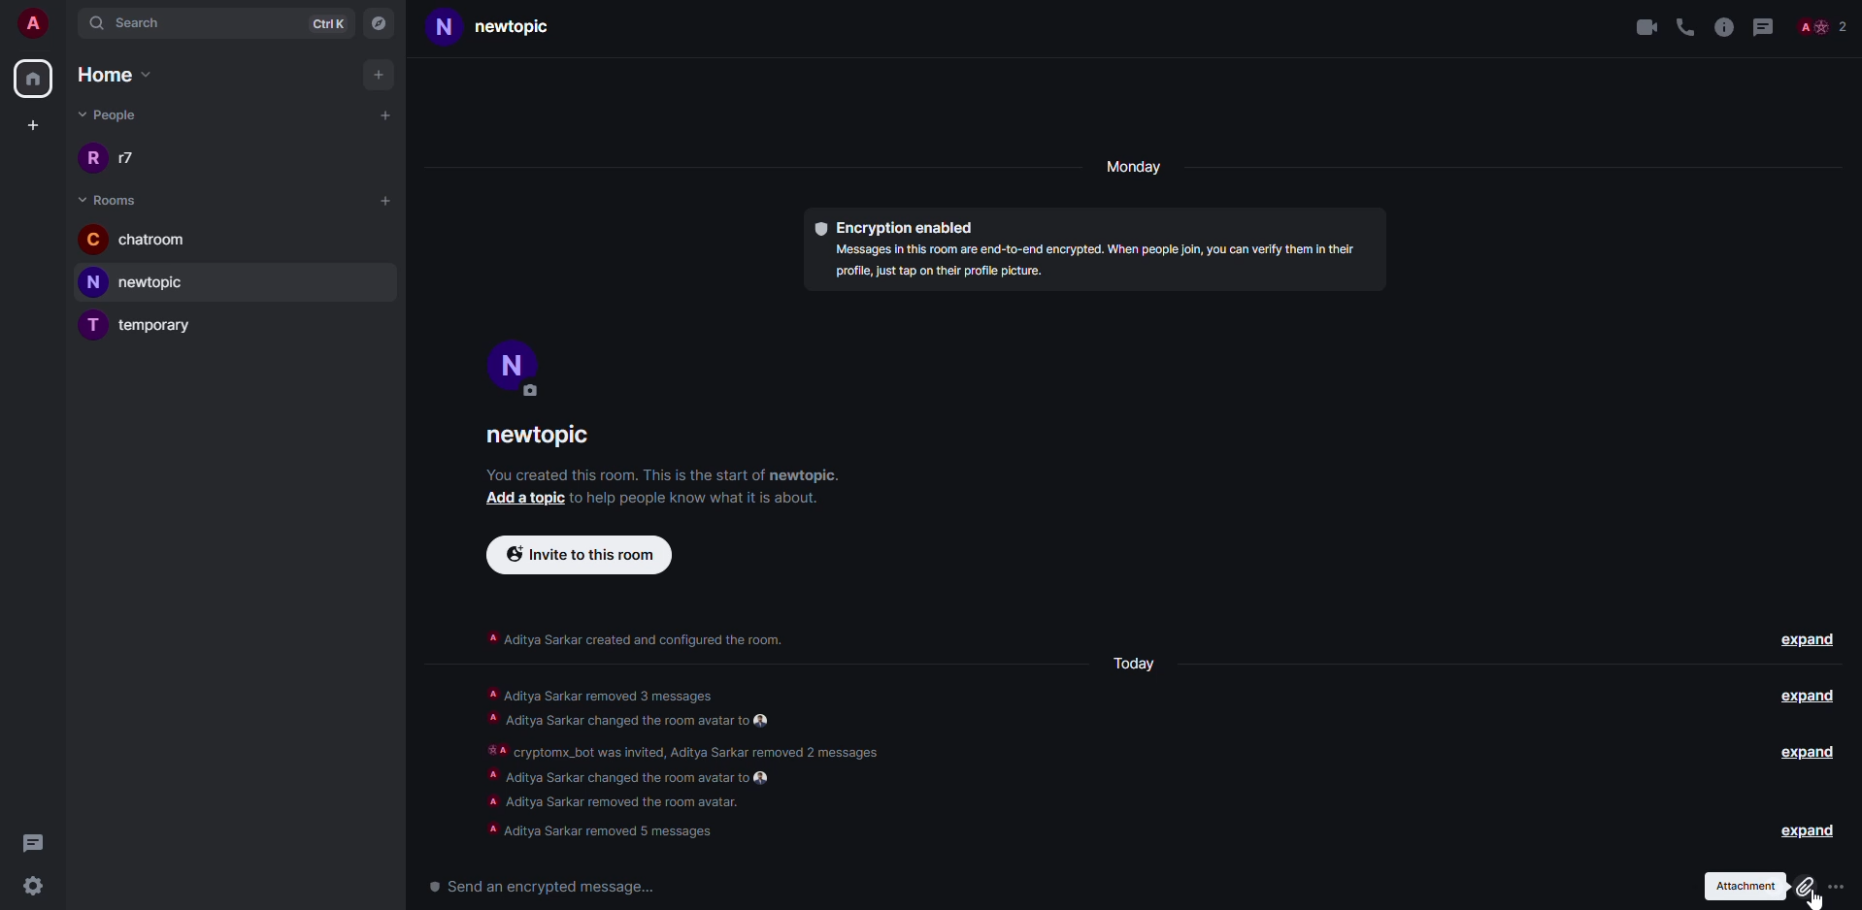 The height and width of the screenshot is (910, 1862). I want to click on info, so click(704, 502).